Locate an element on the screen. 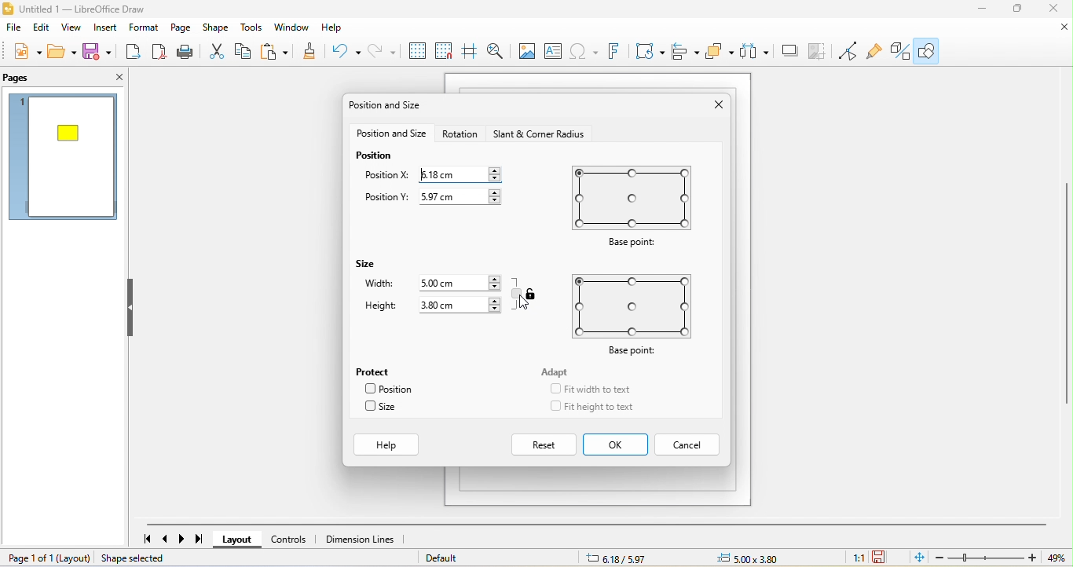 The width and height of the screenshot is (1073, 567). cursor movement is located at coordinates (526, 304).